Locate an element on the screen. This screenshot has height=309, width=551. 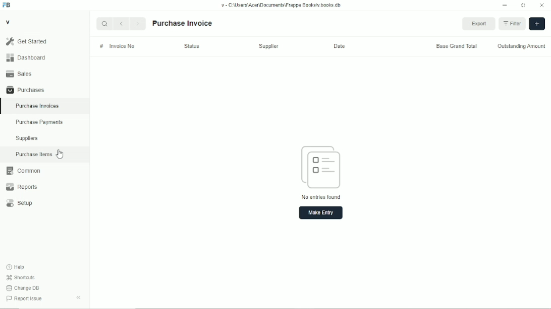
Minimize is located at coordinates (505, 5).